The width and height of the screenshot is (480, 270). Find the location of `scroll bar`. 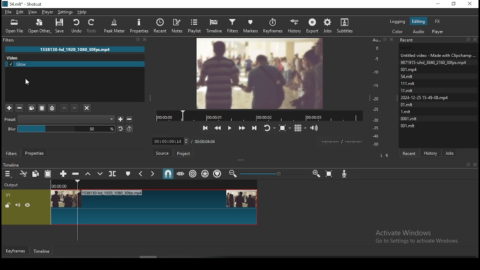

scroll bar is located at coordinates (149, 257).